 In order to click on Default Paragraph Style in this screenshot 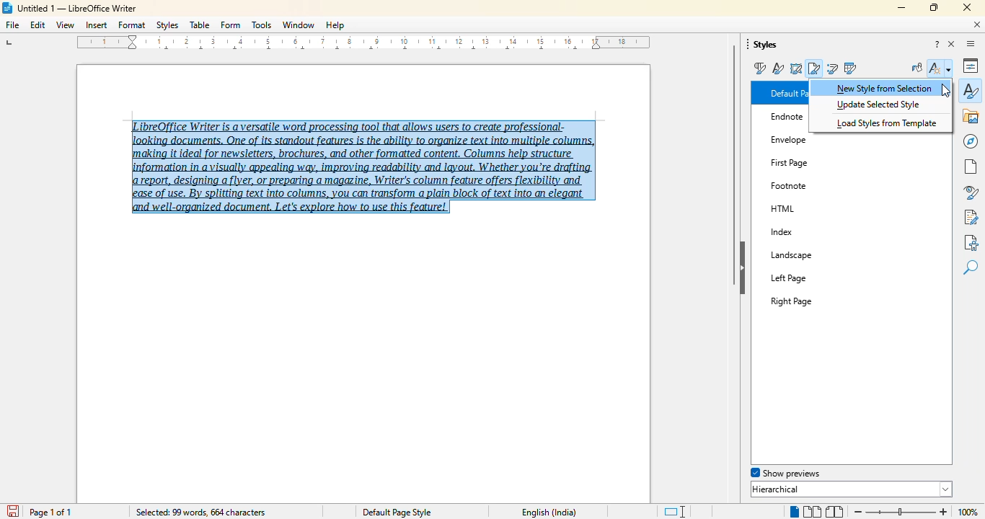, I will do `click(787, 93)`.